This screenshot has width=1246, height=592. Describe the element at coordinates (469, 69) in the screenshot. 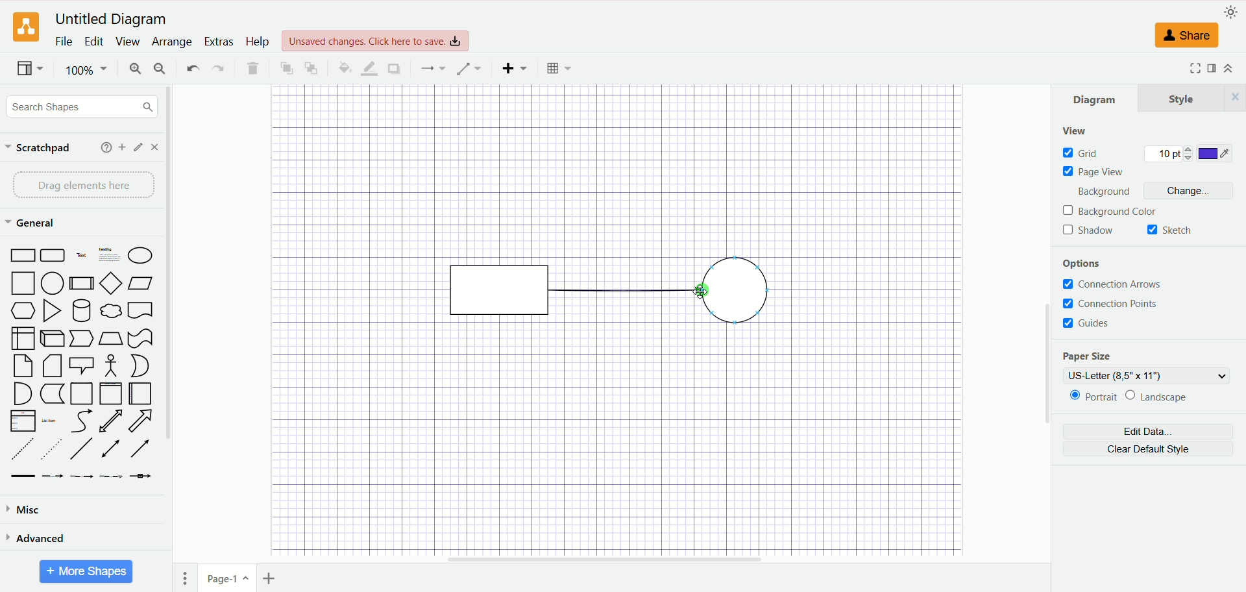

I see `waypoint` at that location.